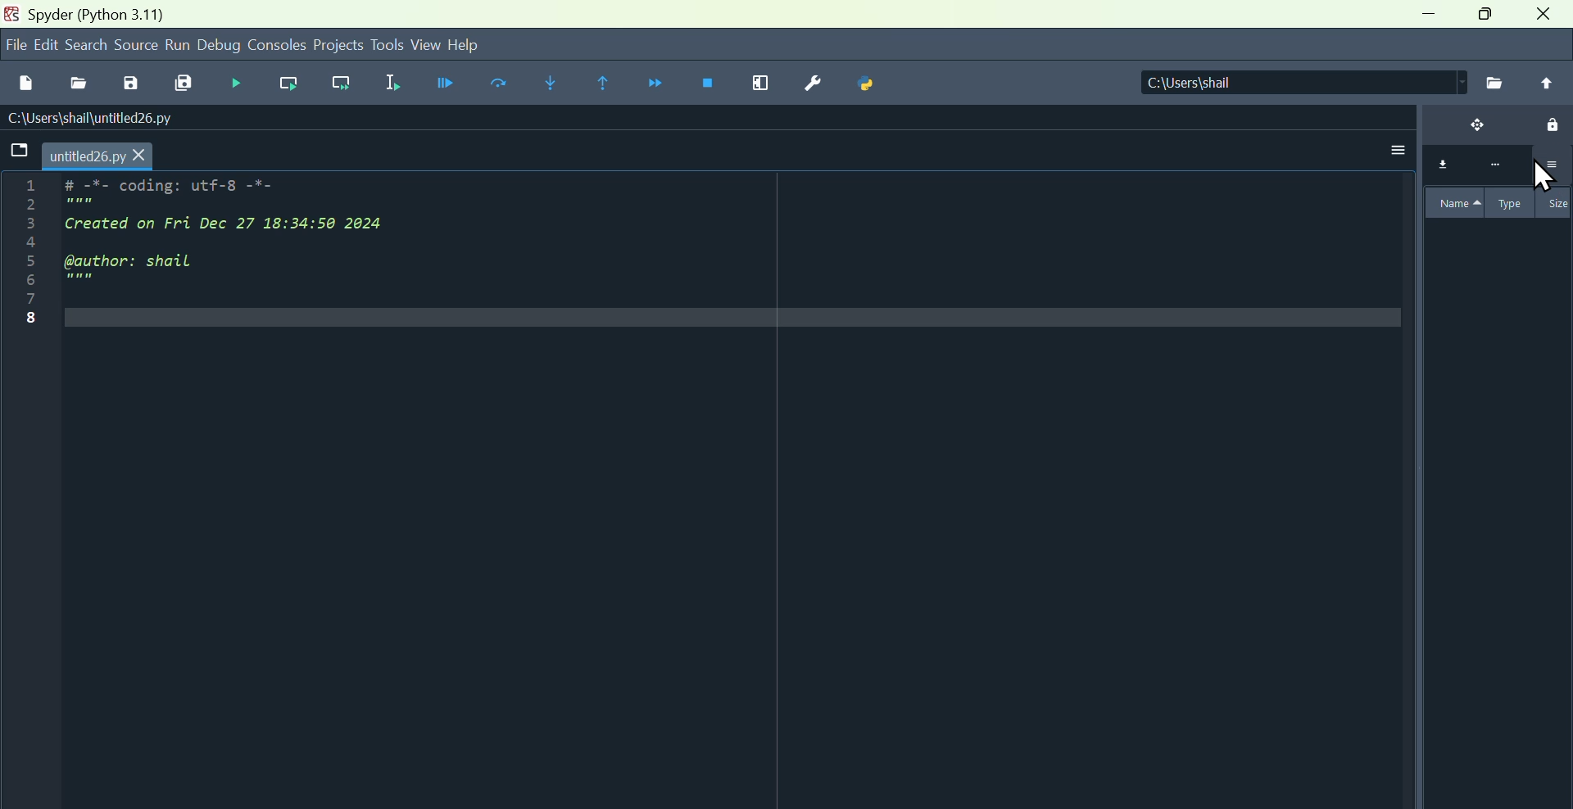  What do you see at coordinates (88, 43) in the screenshot?
I see `search` at bounding box center [88, 43].